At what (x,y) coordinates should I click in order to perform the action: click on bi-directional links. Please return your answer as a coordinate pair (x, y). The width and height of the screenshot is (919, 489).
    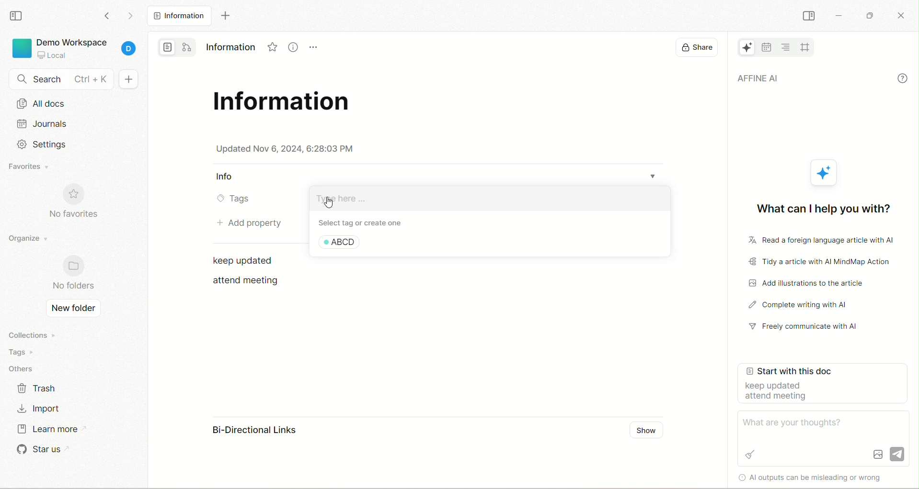
    Looking at the image, I should click on (264, 430).